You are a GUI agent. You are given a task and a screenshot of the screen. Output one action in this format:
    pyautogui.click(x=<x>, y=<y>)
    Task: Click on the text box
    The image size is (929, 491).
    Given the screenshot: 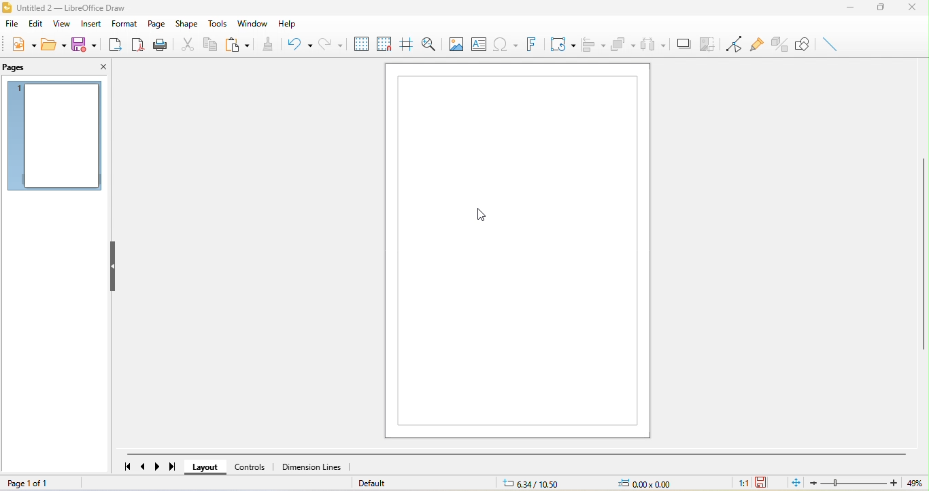 What is the action you would take?
    pyautogui.click(x=479, y=44)
    